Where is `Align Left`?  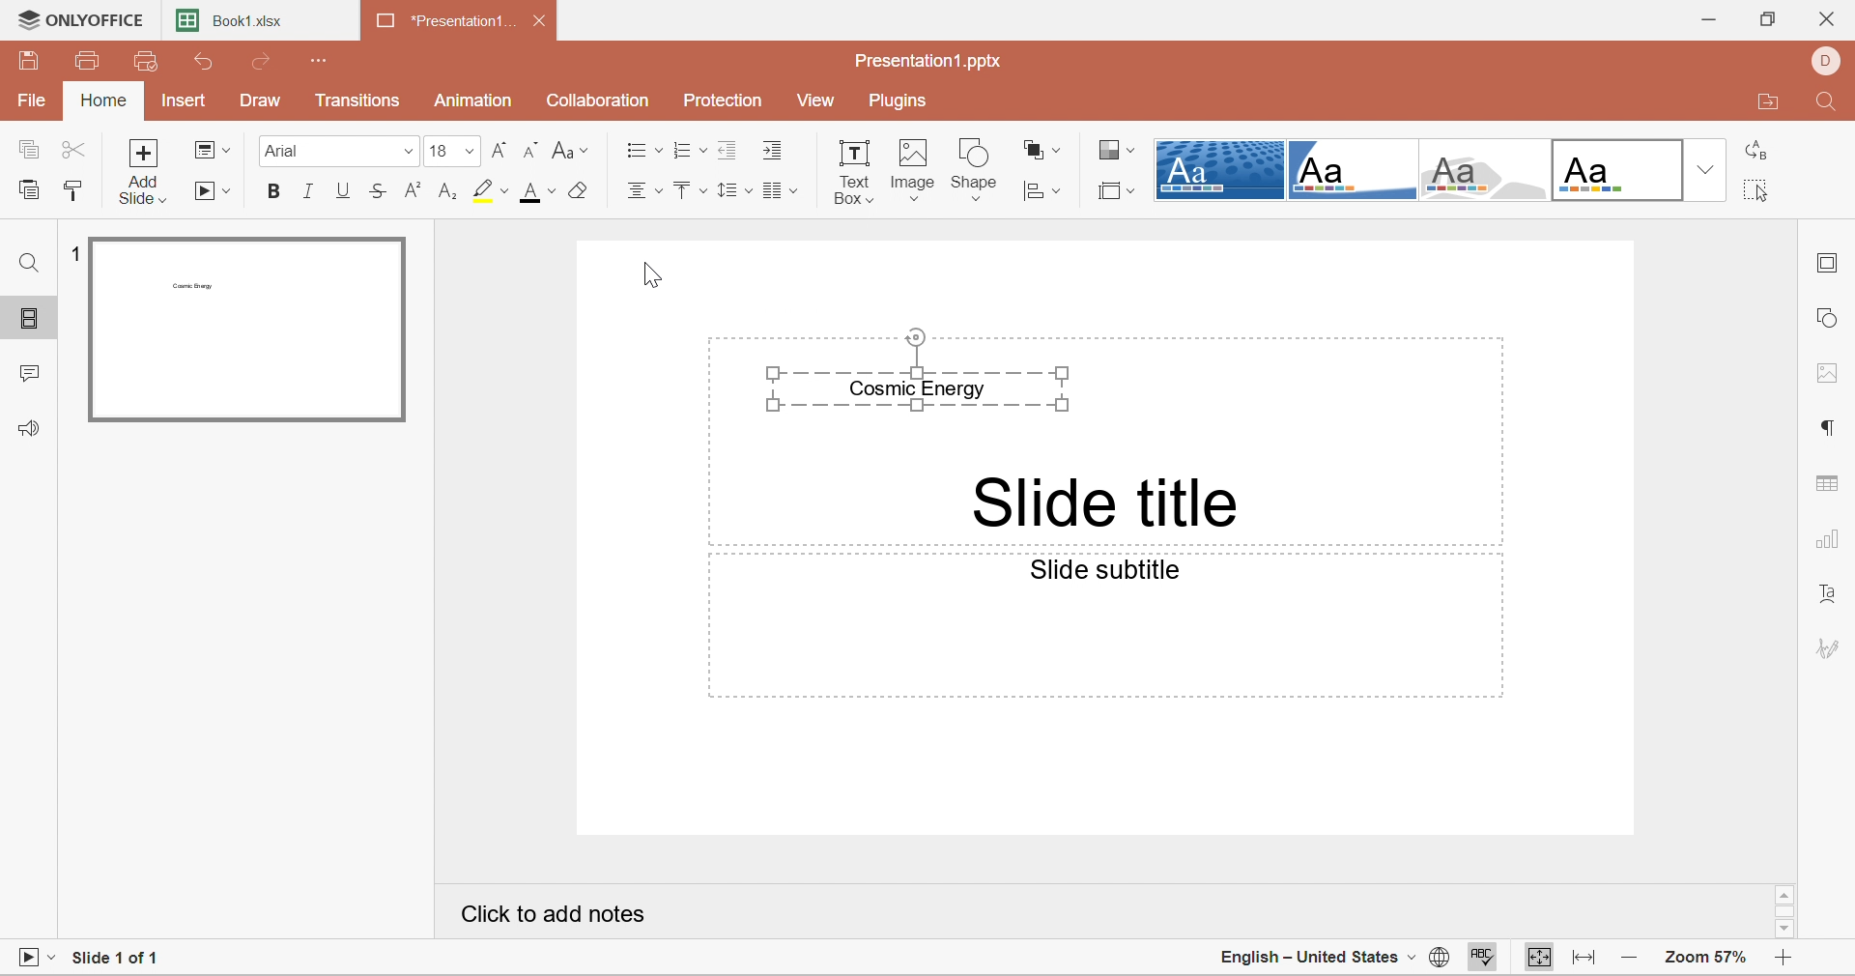
Align Left is located at coordinates (642, 190).